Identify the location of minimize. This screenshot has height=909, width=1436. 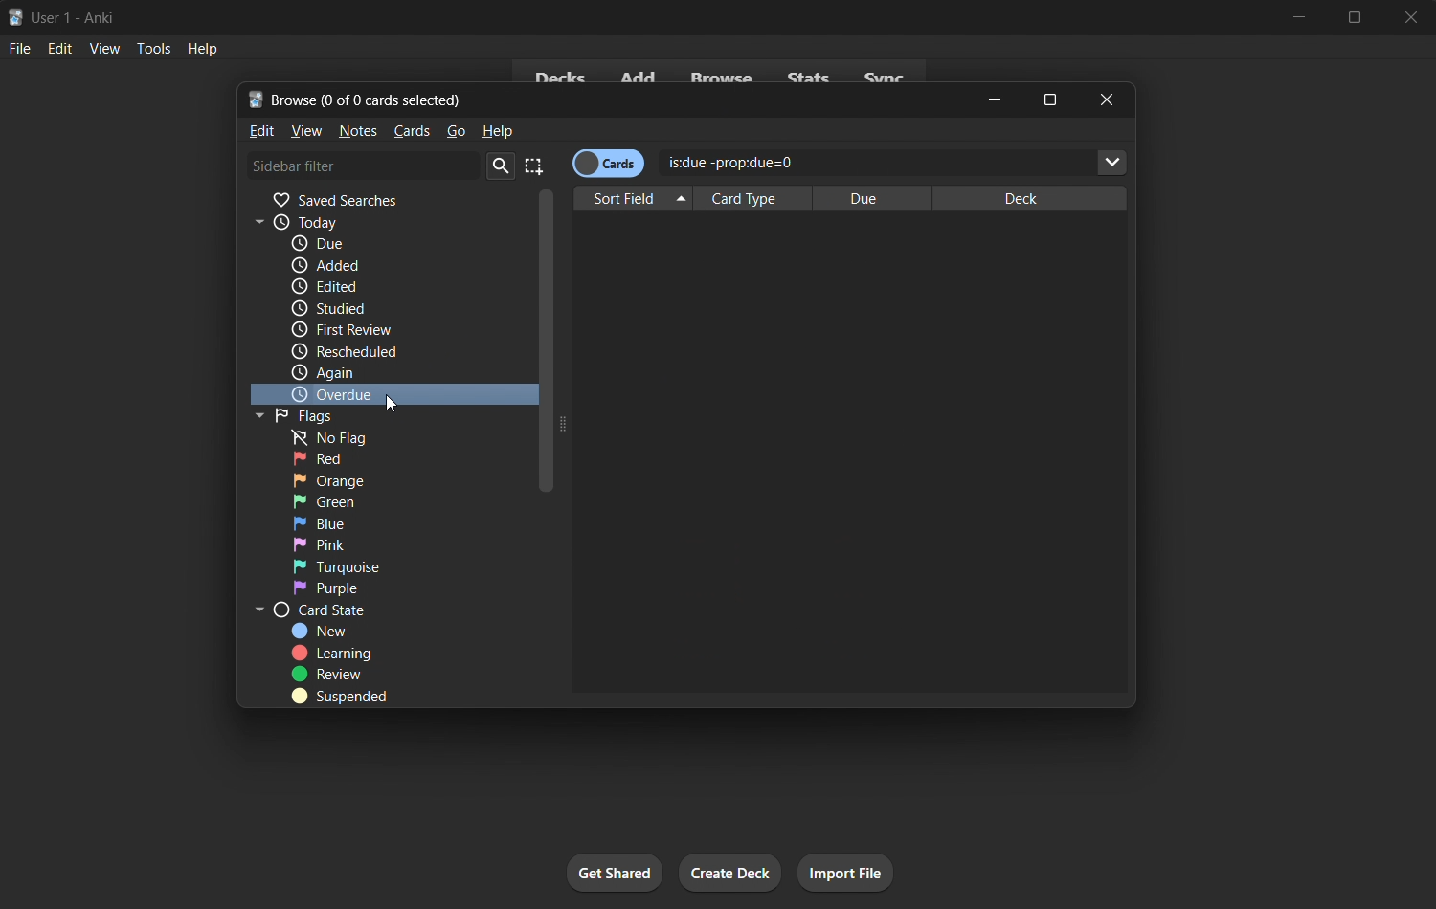
(998, 99).